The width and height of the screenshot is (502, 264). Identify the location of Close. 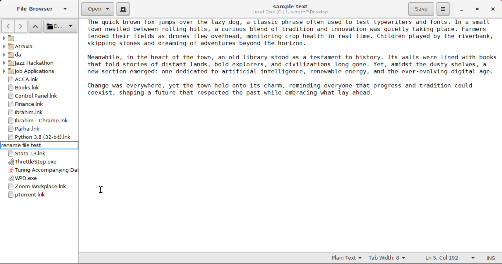
(492, 9).